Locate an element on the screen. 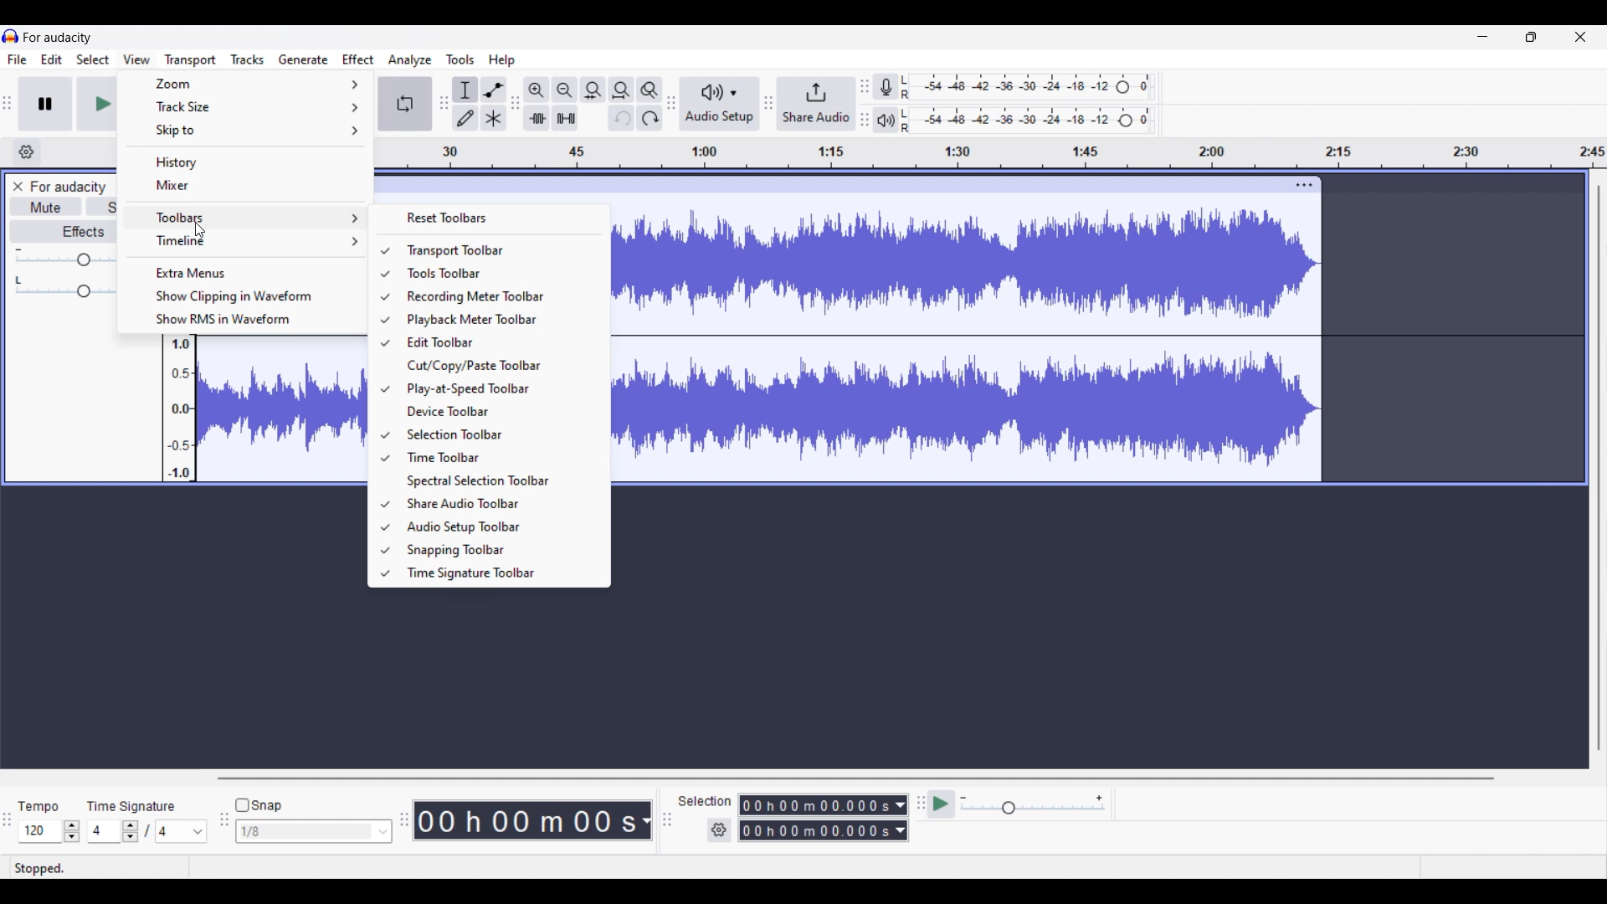 The image size is (1607, 904). Cut/Copy/Paste toolbar is located at coordinates (499, 366).